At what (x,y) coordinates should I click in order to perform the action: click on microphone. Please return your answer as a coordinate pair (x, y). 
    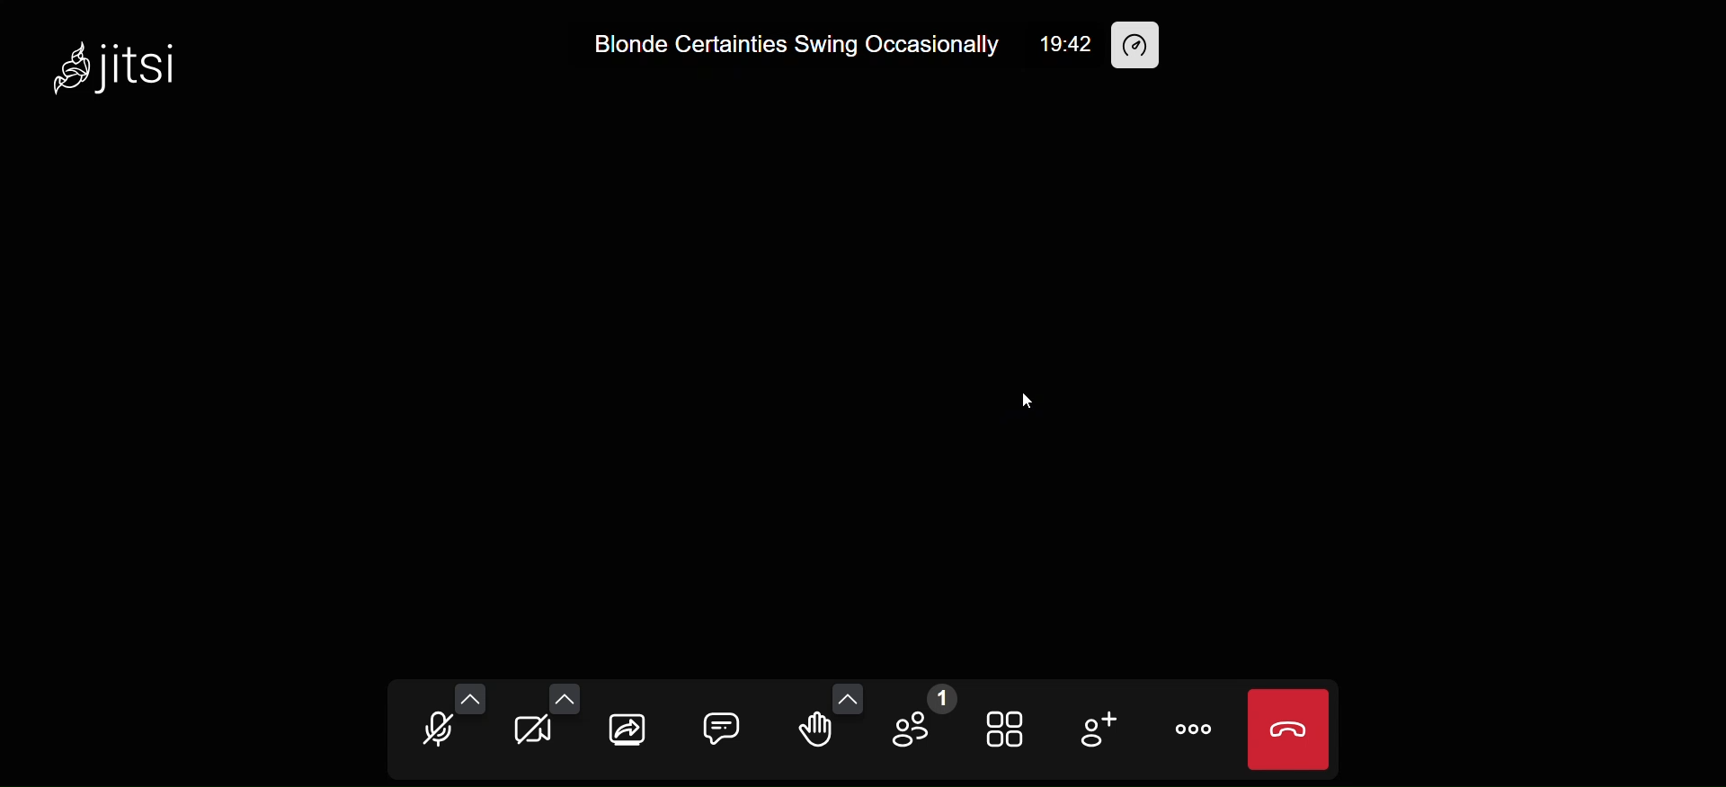
    Looking at the image, I should click on (436, 727).